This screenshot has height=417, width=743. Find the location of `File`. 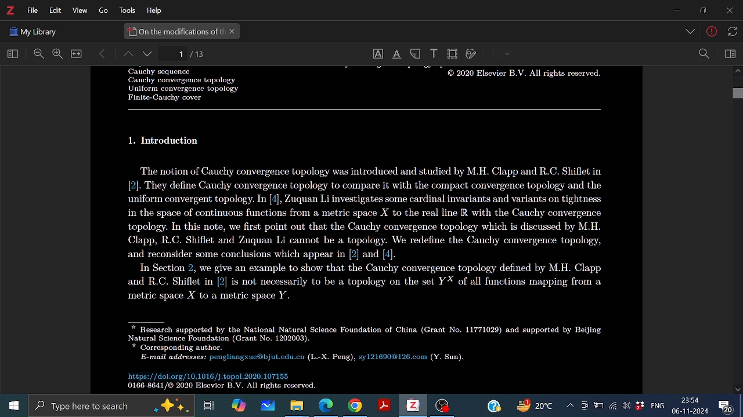

File is located at coordinates (33, 10).